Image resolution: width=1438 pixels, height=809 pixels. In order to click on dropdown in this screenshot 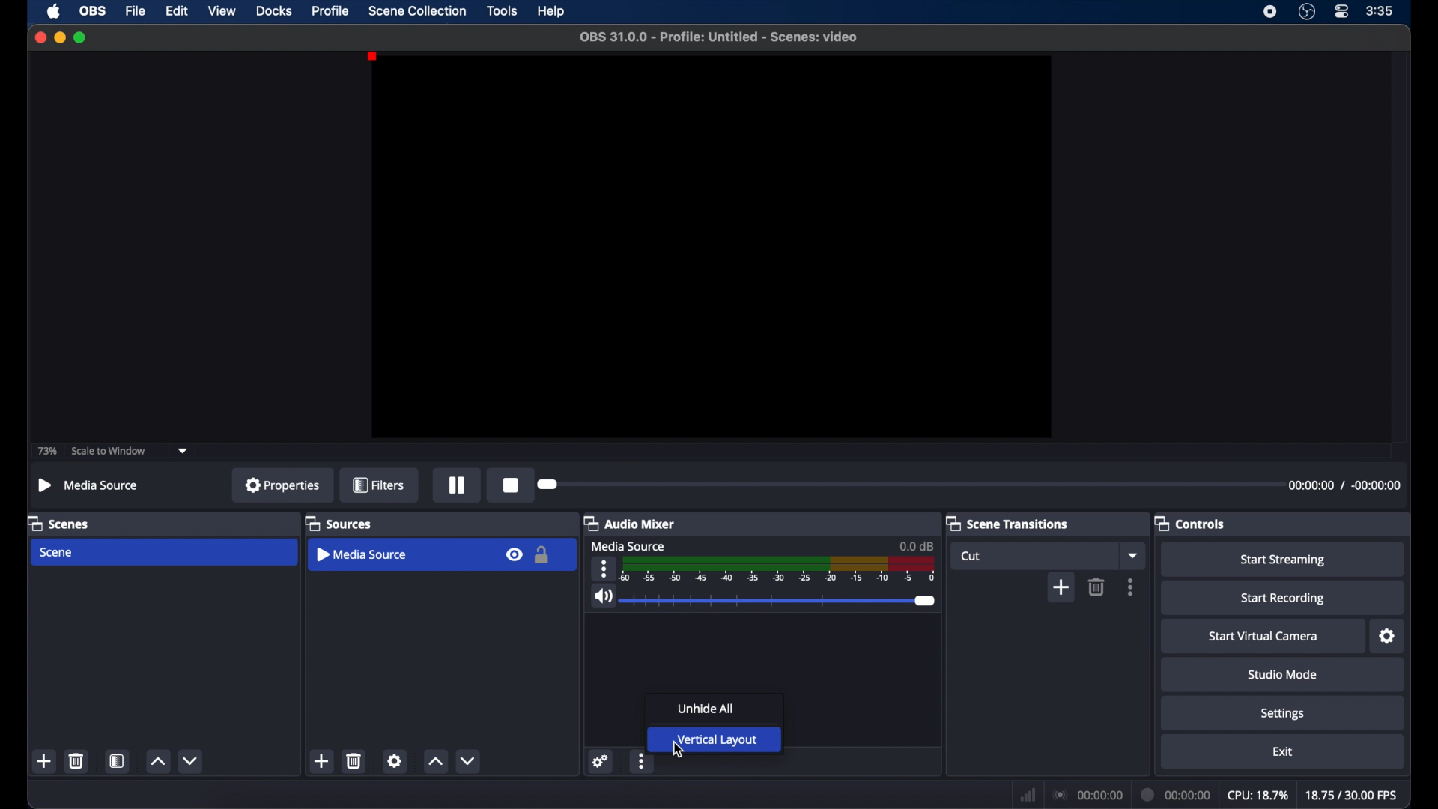, I will do `click(1133, 554)`.